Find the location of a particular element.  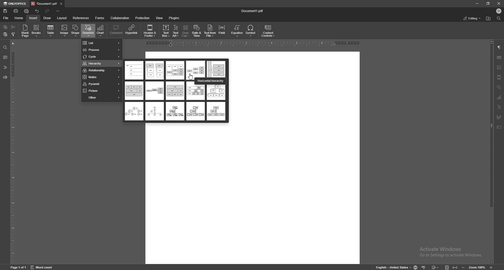

comment is located at coordinates (117, 30).